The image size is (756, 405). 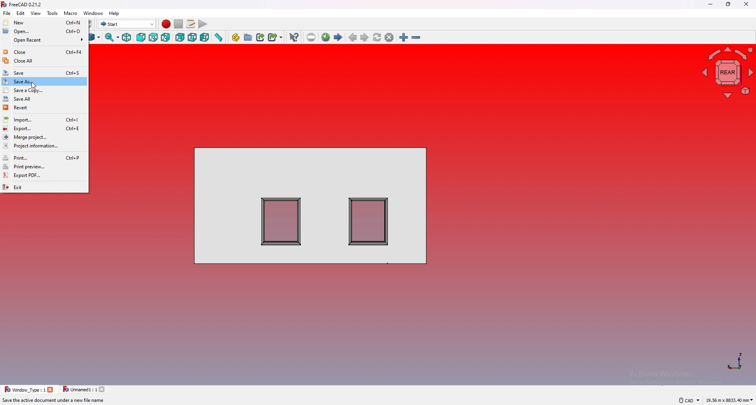 What do you see at coordinates (52, 13) in the screenshot?
I see `tools` at bounding box center [52, 13].